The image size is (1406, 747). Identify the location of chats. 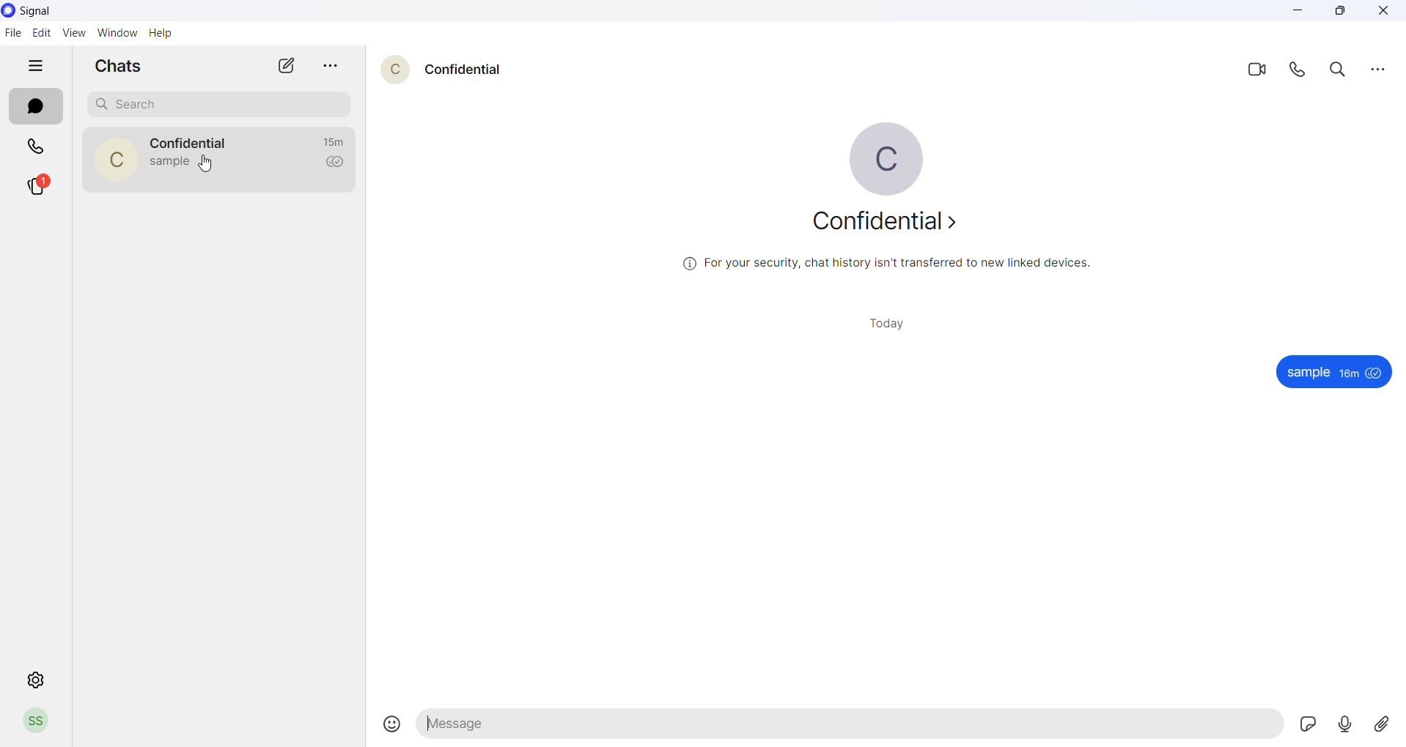
(36, 107).